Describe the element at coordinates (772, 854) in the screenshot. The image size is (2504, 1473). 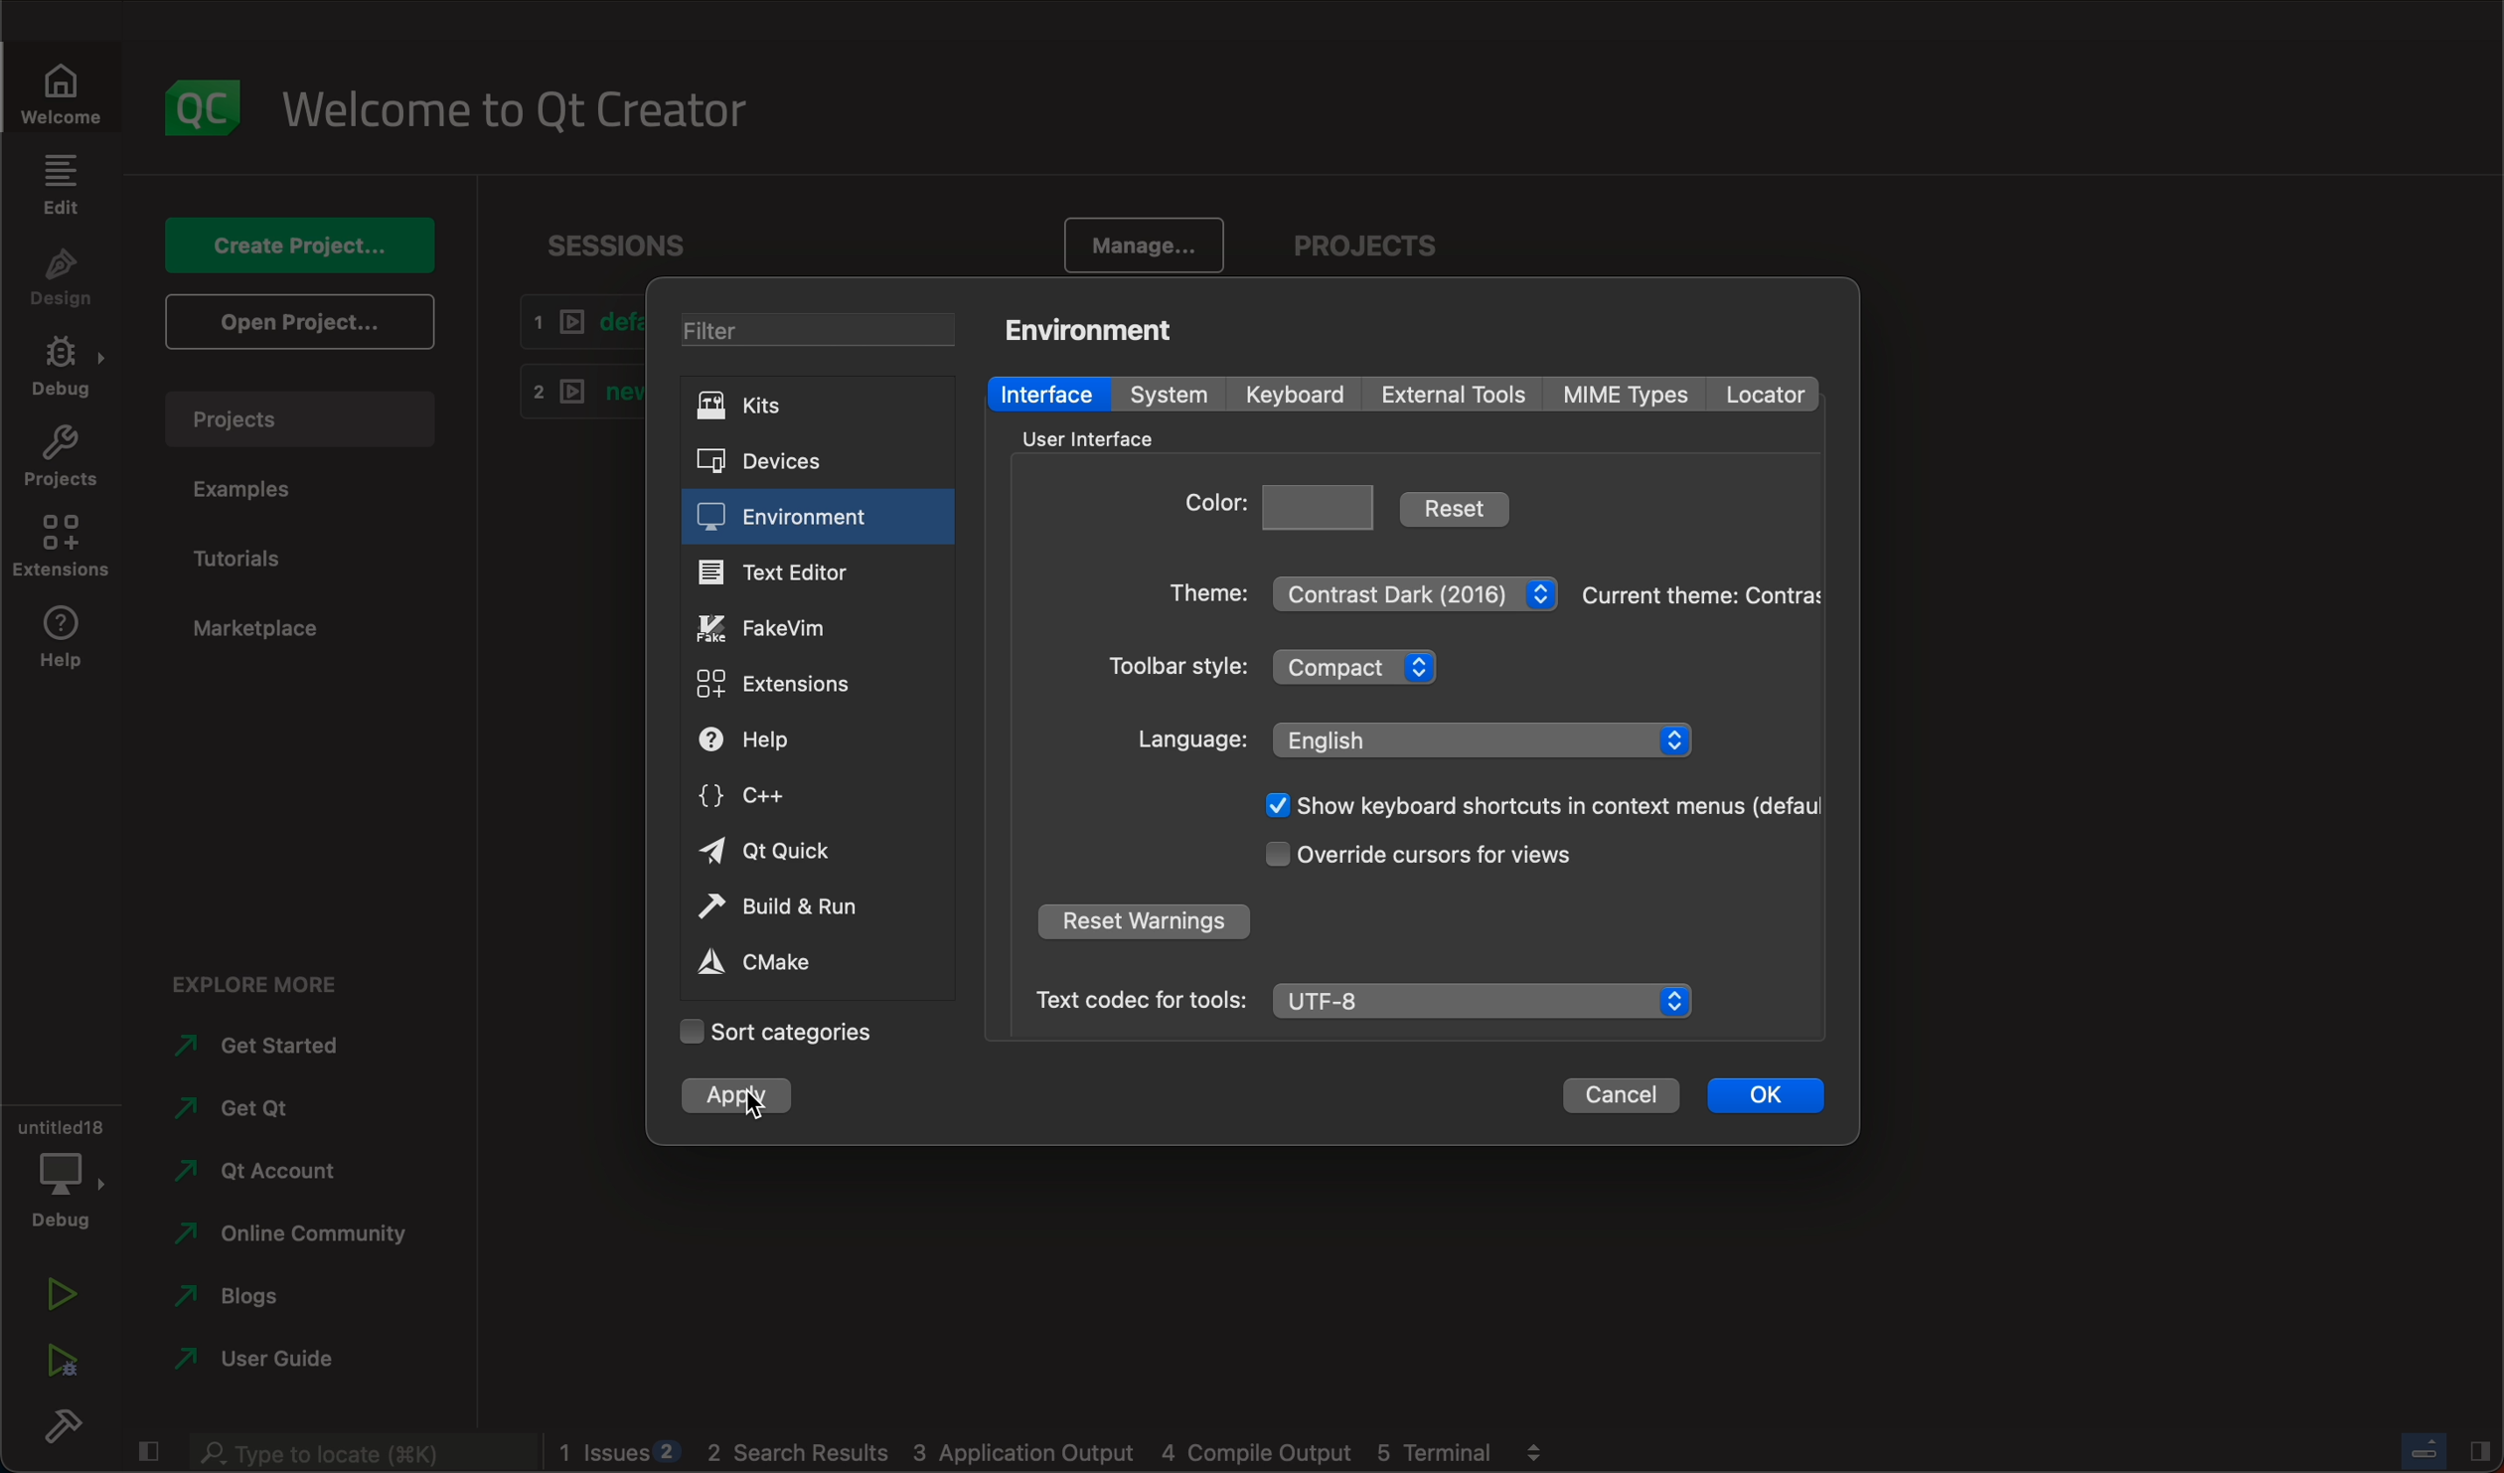
I see `qt quick` at that location.